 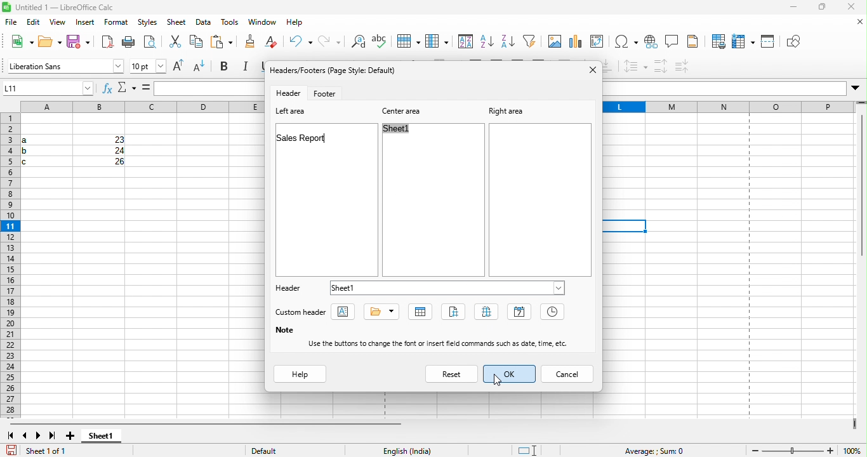 I want to click on print area, so click(x=716, y=42).